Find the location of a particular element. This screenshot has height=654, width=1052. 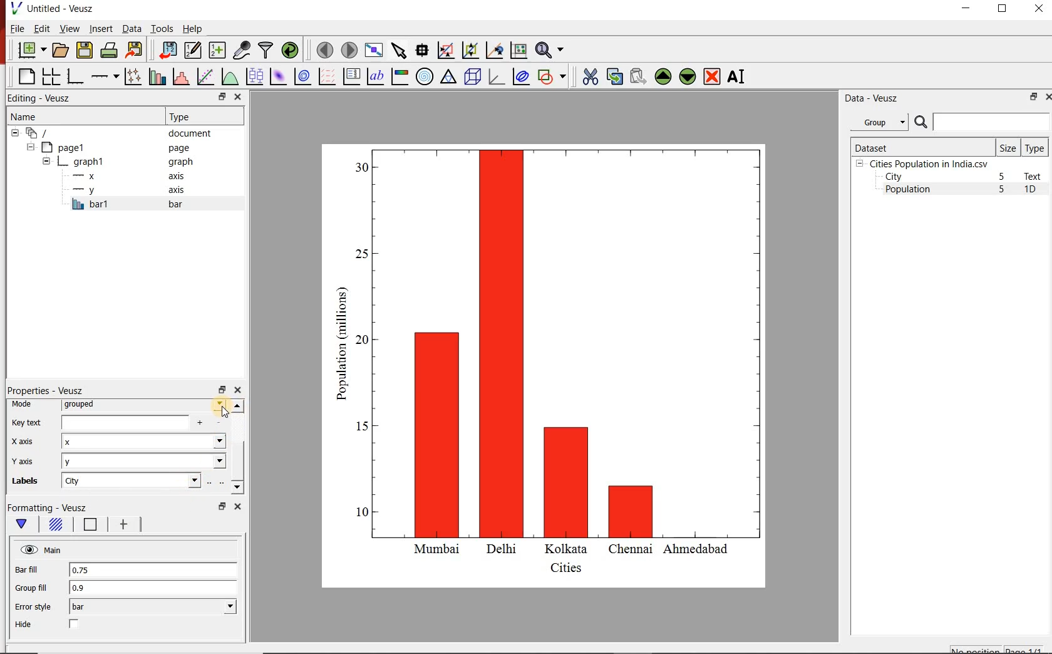

restore is located at coordinates (1034, 96).